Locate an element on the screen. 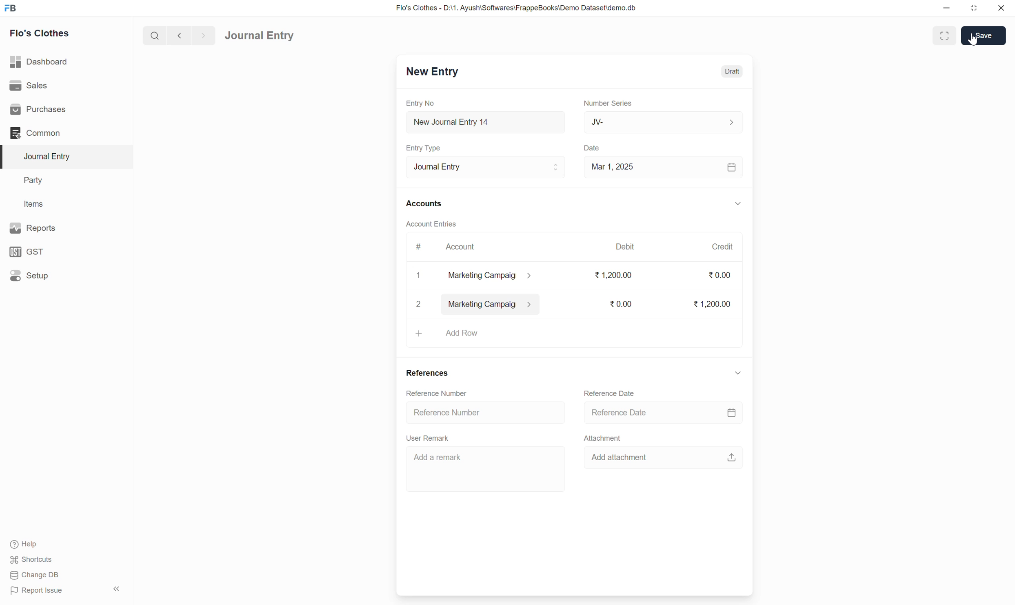  Common is located at coordinates (36, 133).